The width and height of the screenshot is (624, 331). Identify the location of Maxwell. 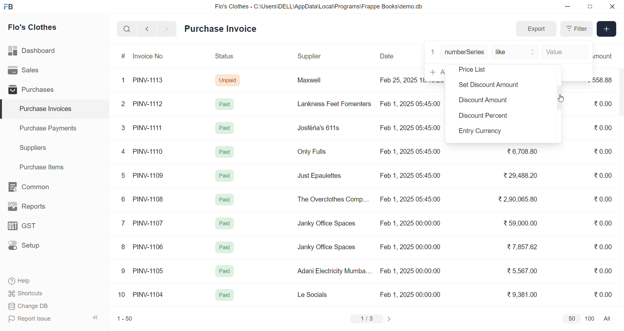
(317, 82).